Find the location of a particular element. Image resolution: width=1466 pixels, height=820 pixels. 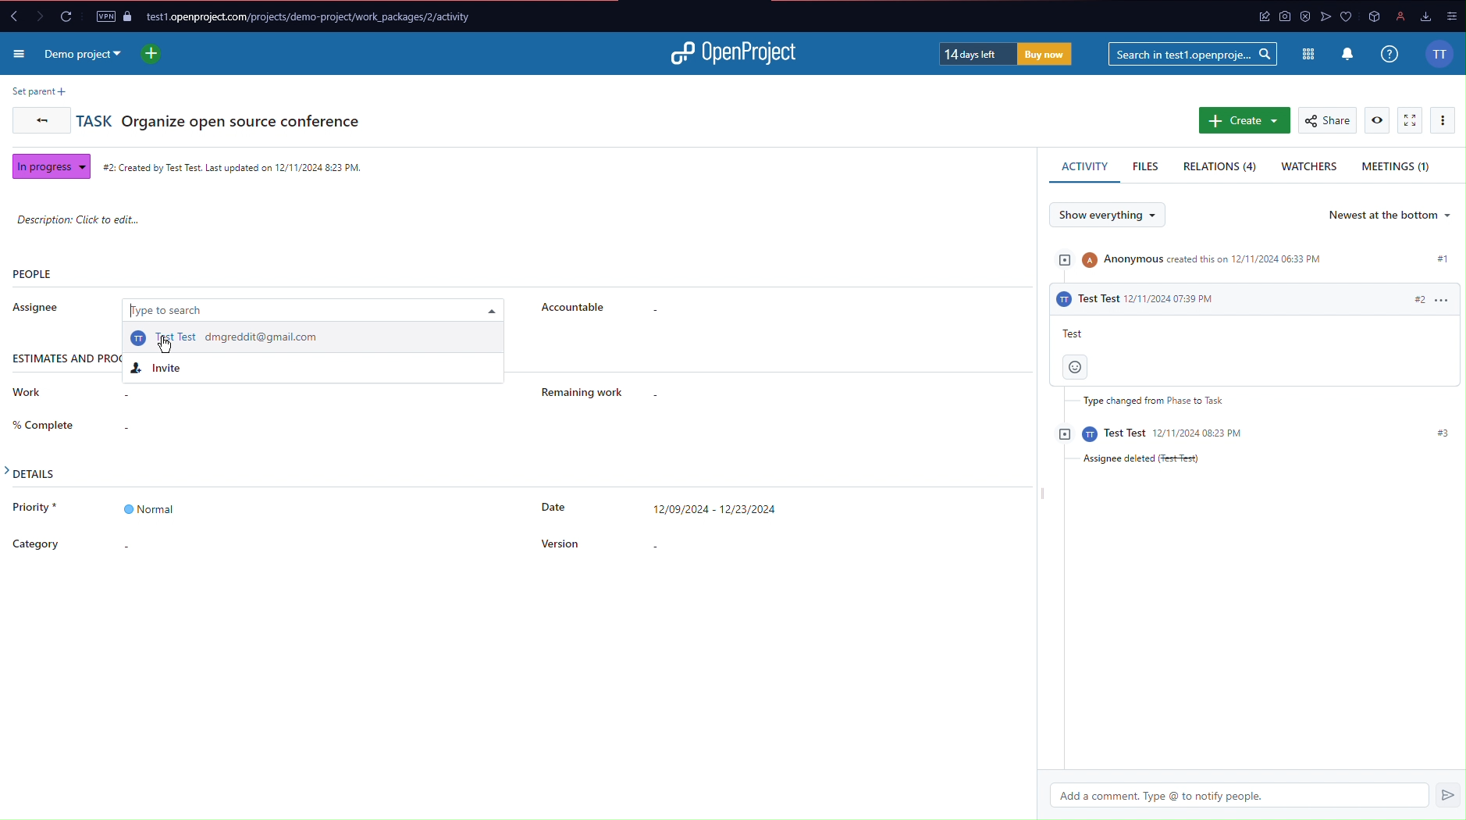

cursor is located at coordinates (173, 348).